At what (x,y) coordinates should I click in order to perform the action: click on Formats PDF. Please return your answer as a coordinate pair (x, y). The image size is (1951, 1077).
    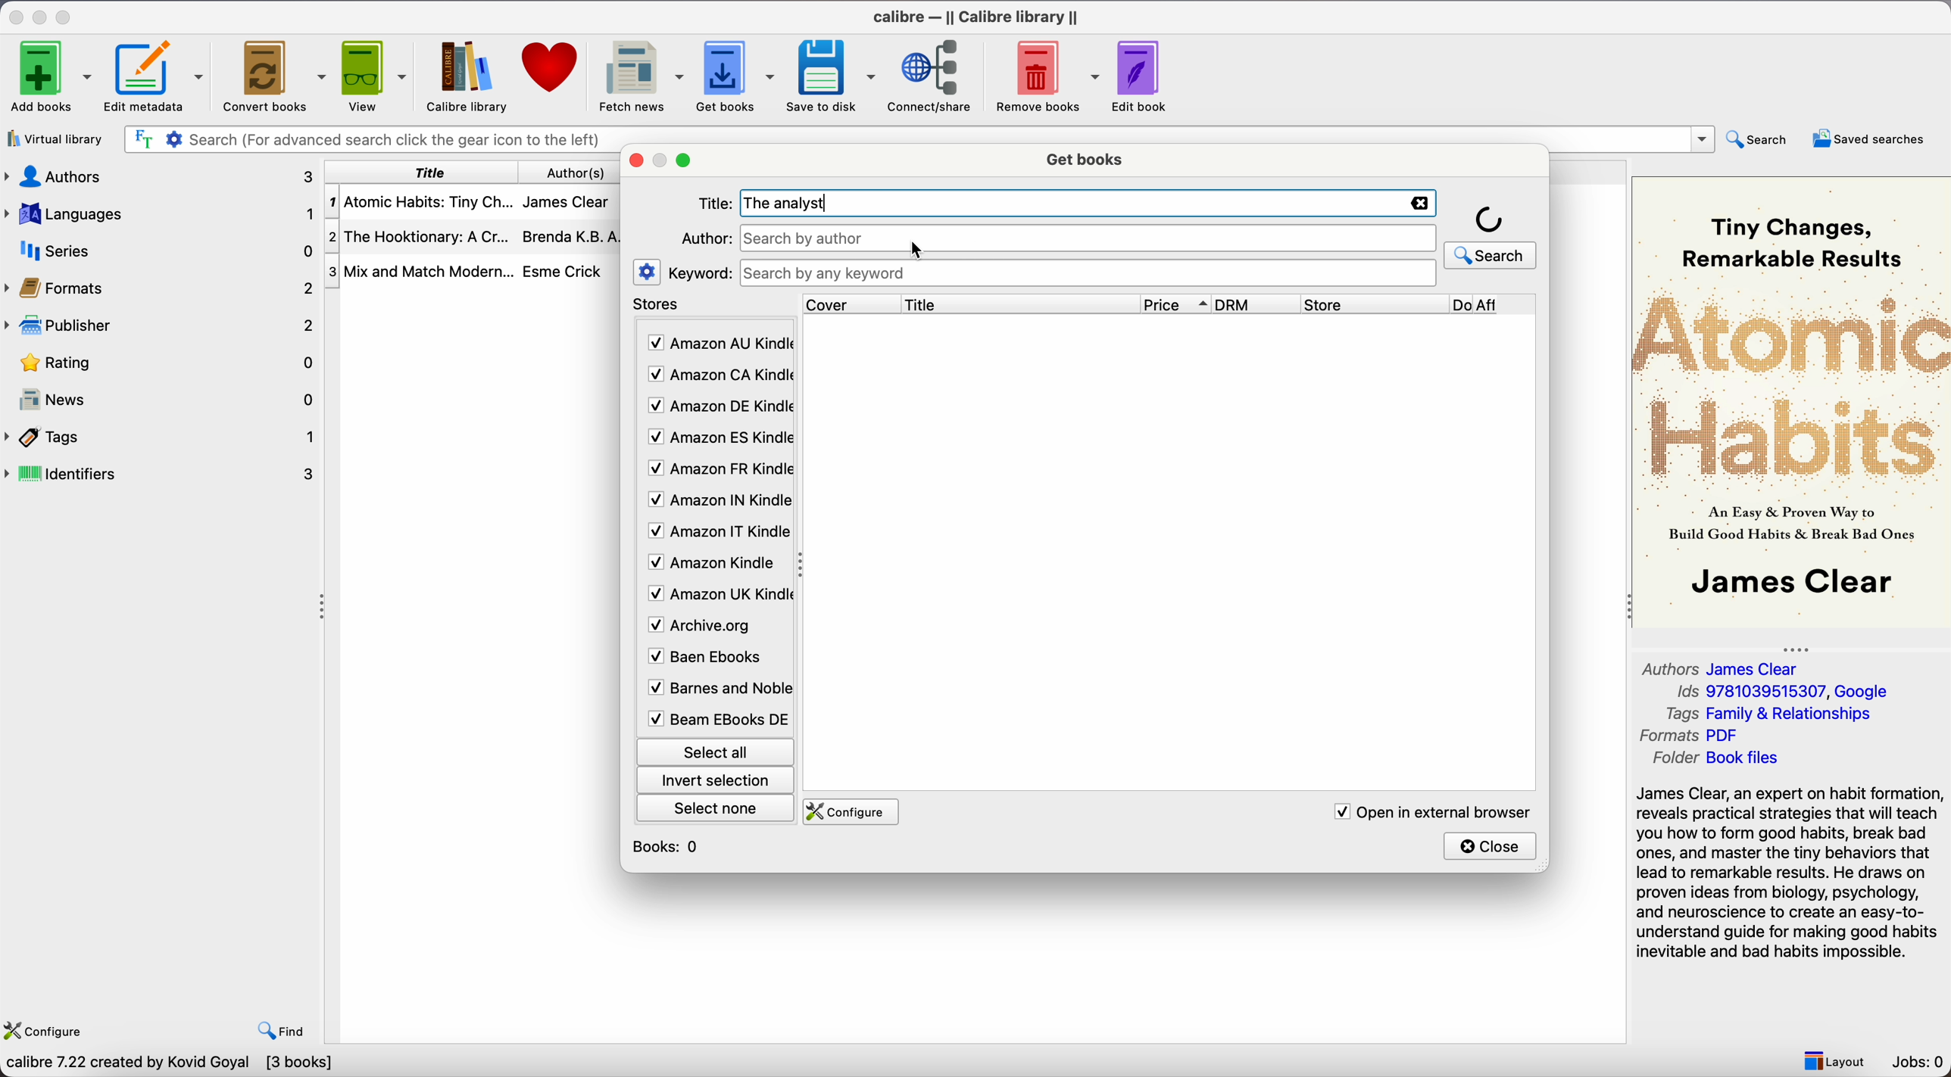
    Looking at the image, I should click on (1703, 736).